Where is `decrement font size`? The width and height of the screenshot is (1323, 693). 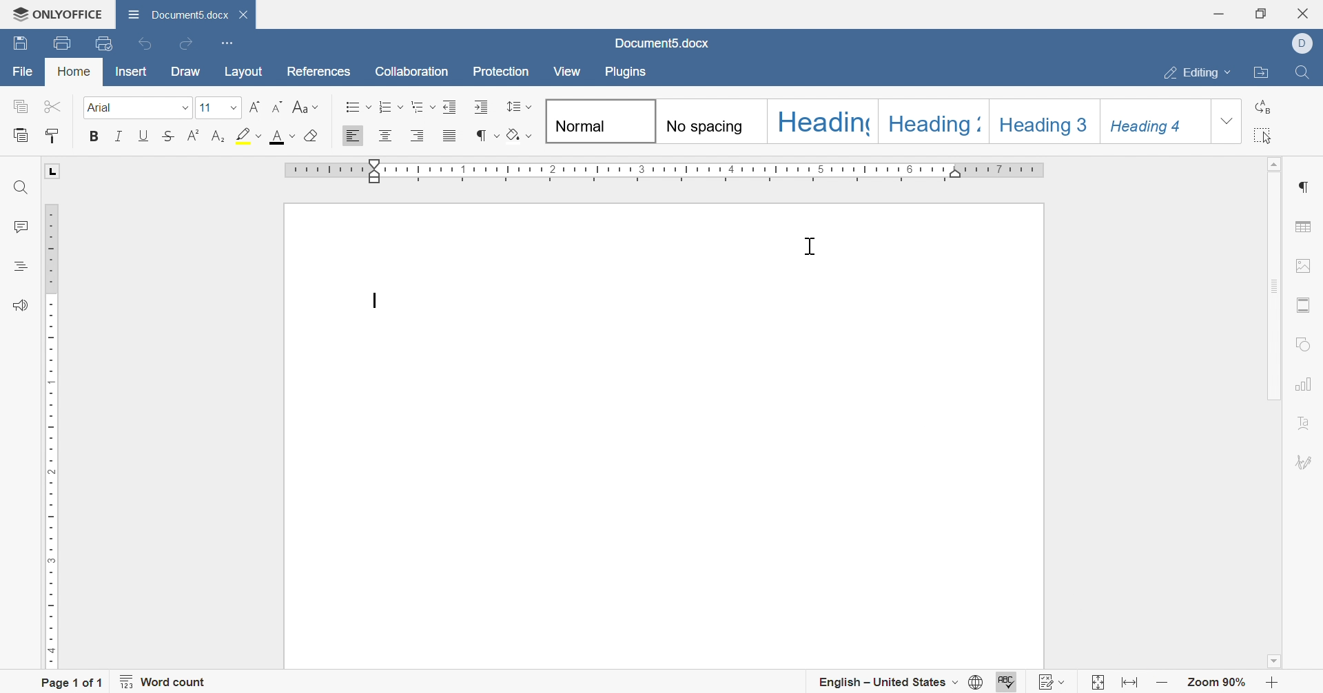
decrement font size is located at coordinates (278, 106).